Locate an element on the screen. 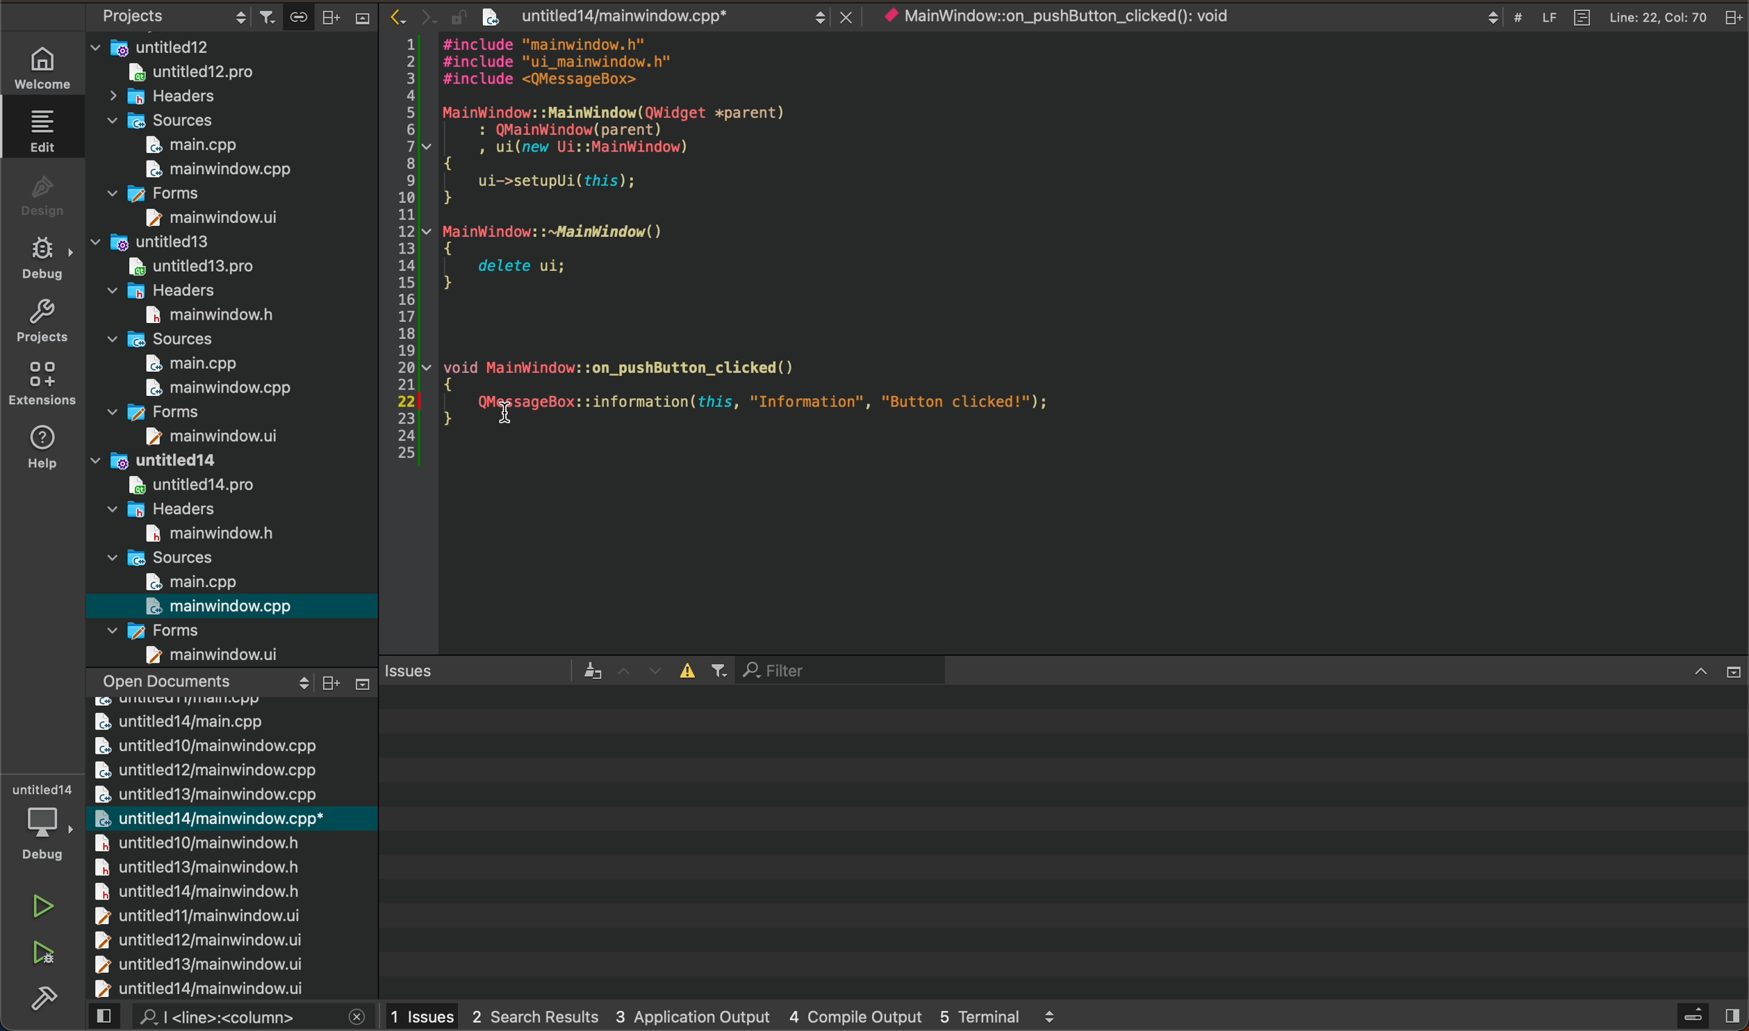 This screenshot has width=1749, height=1031. untitled14 pro is located at coordinates (177, 483).